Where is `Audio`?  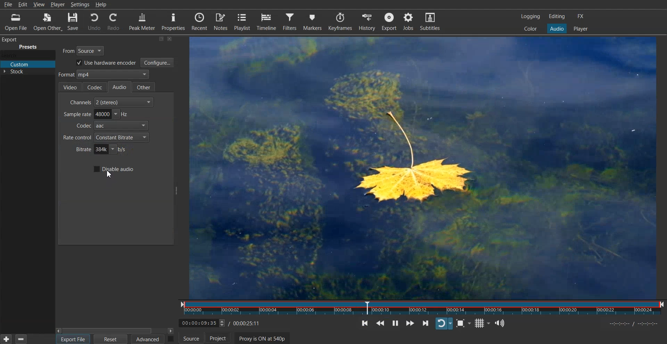
Audio is located at coordinates (557, 28).